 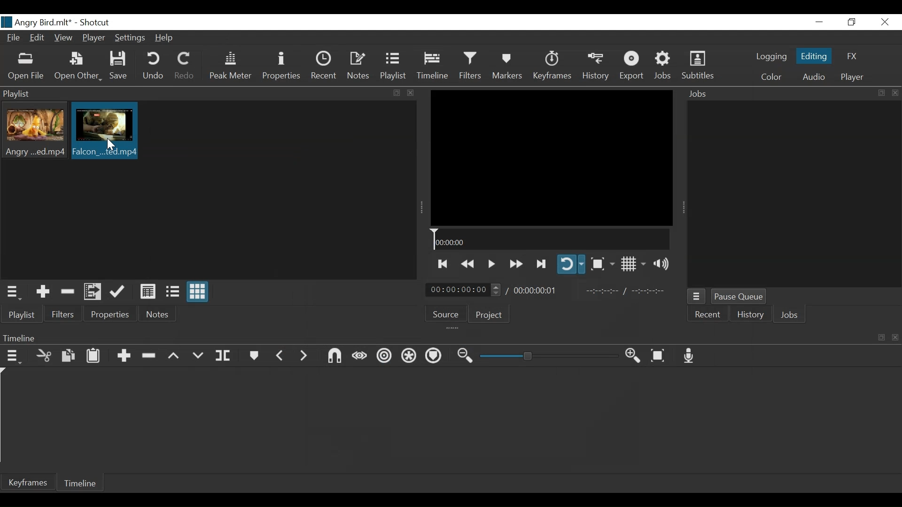 What do you see at coordinates (324, 65) in the screenshot?
I see `Recent` at bounding box center [324, 65].